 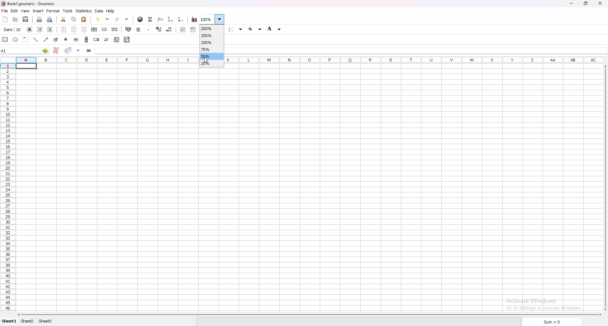 What do you see at coordinates (64, 19) in the screenshot?
I see `cut` at bounding box center [64, 19].